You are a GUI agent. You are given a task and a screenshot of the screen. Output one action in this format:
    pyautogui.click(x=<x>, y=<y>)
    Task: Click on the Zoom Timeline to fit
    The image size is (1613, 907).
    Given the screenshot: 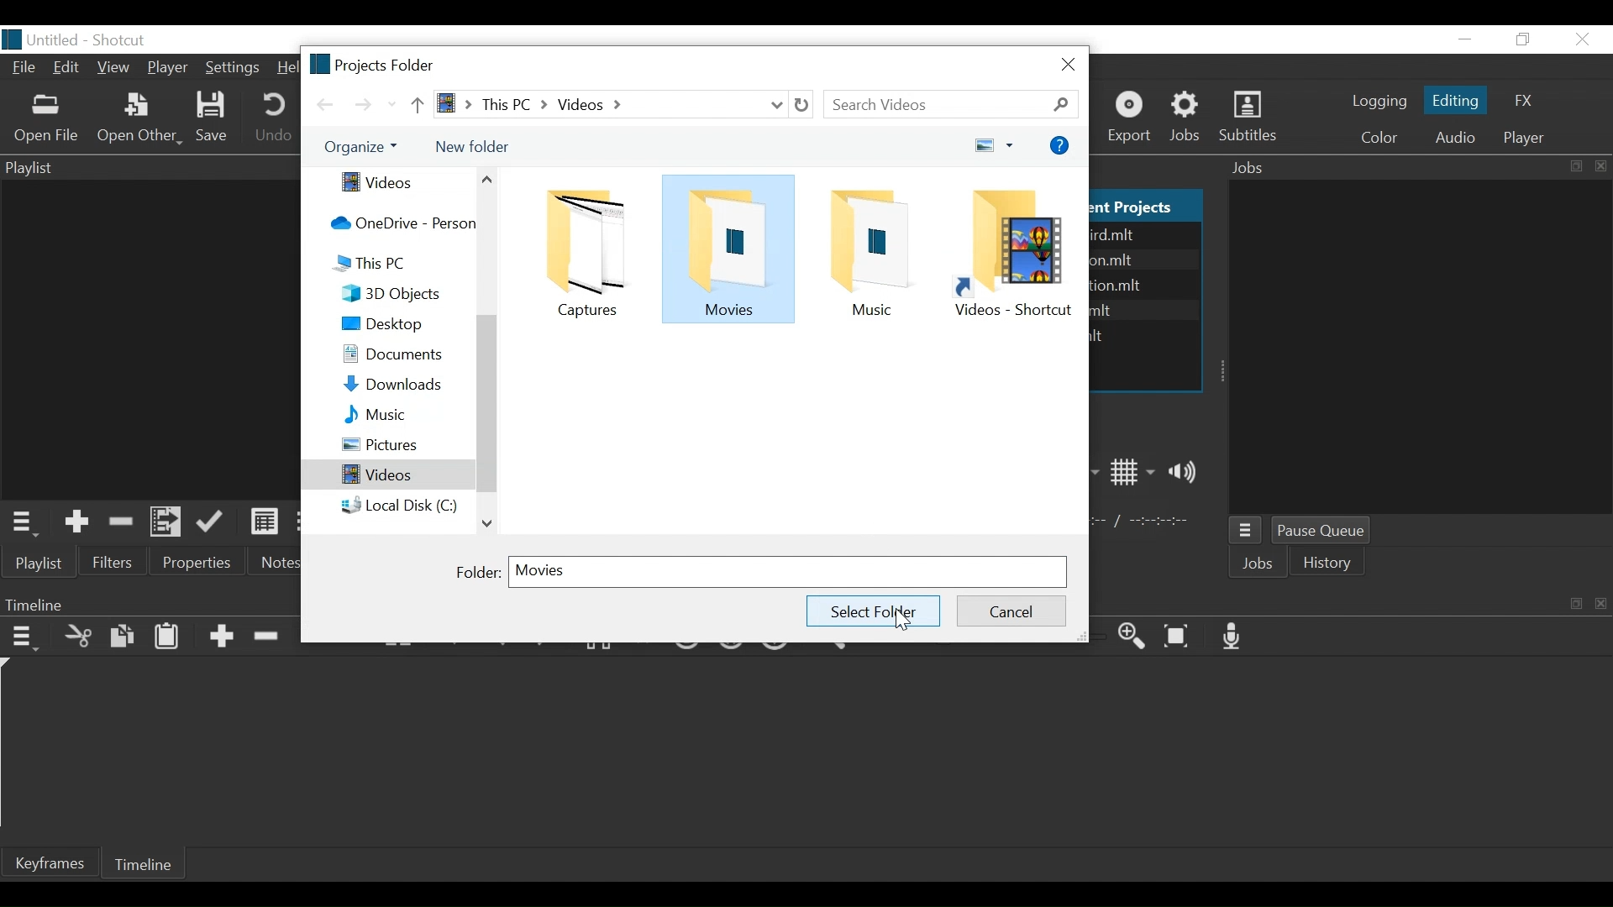 What is the action you would take?
    pyautogui.click(x=1180, y=637)
    